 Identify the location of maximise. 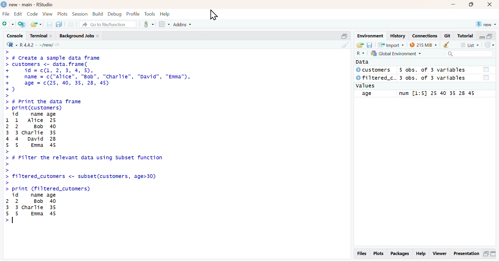
(490, 36).